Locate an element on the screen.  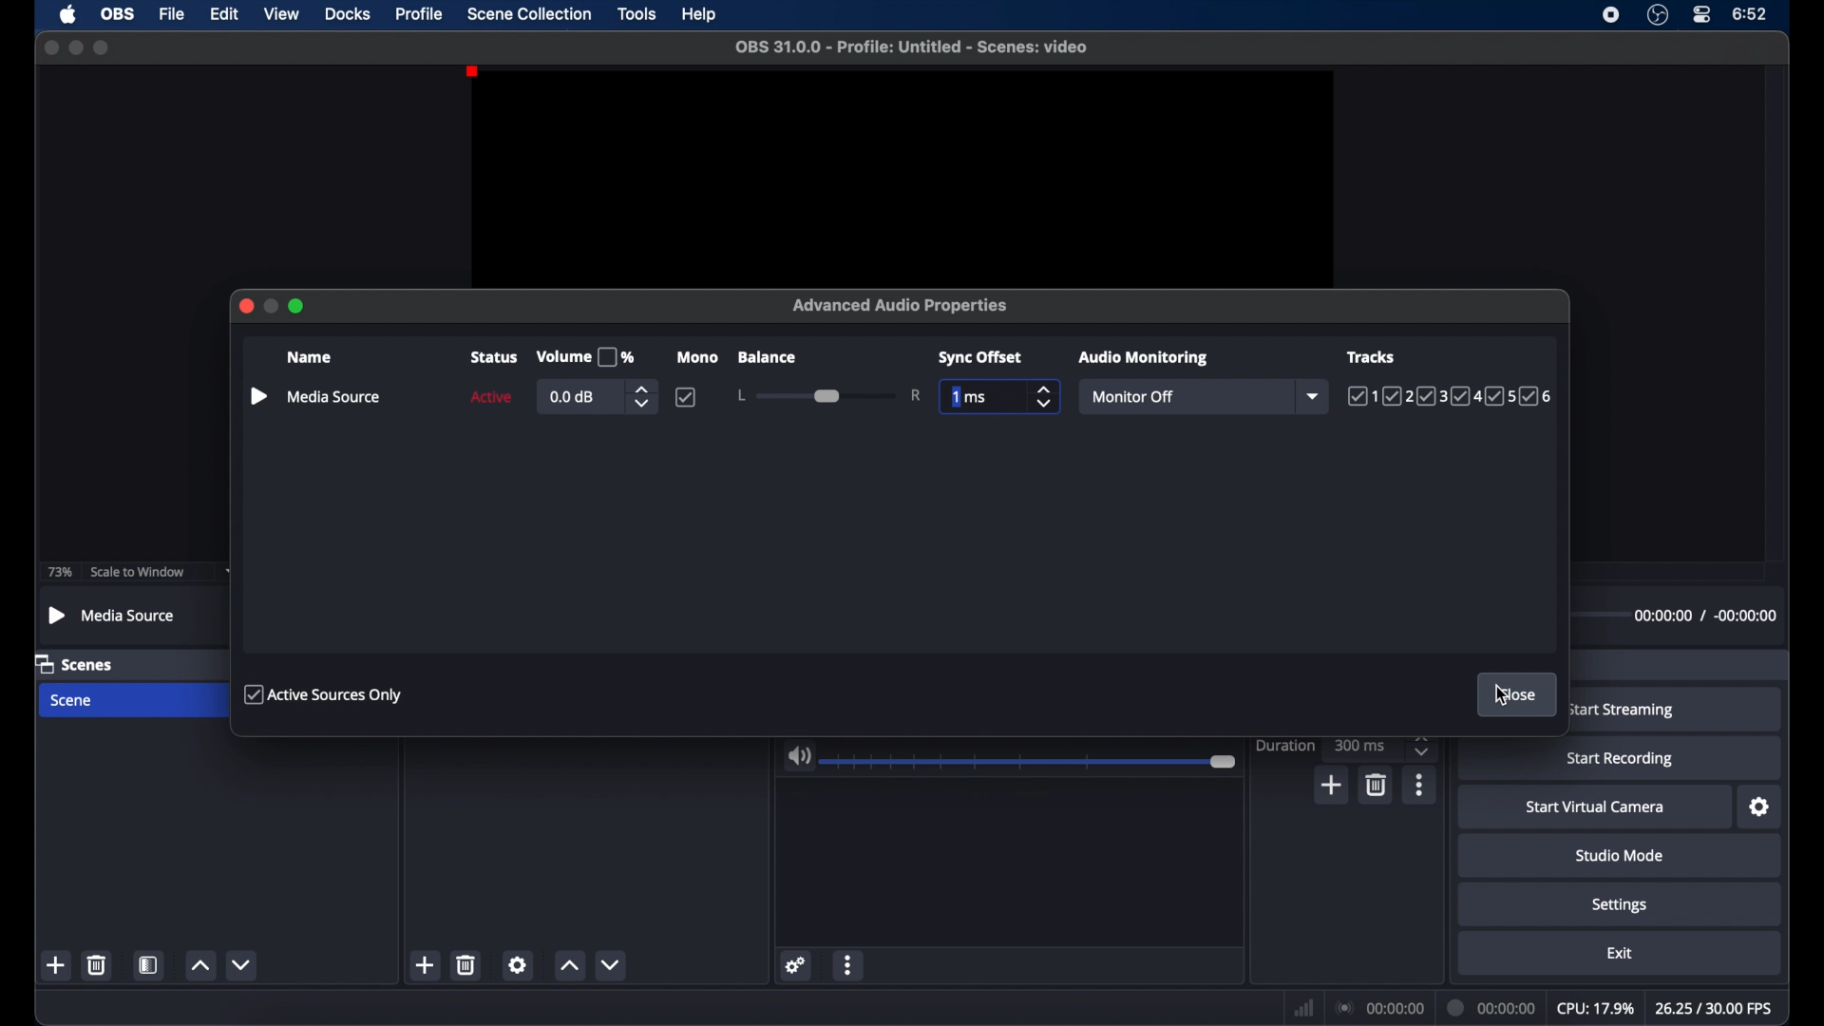
cursor is located at coordinates (1503, 695).